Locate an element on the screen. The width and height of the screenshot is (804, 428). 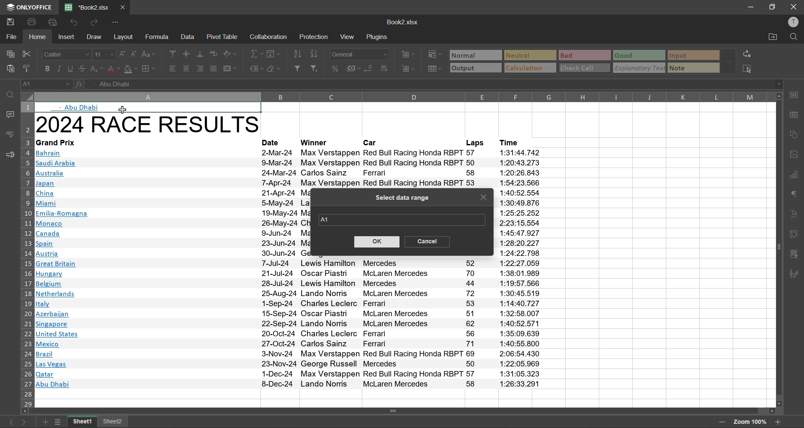
Time  is located at coordinates (528, 291).